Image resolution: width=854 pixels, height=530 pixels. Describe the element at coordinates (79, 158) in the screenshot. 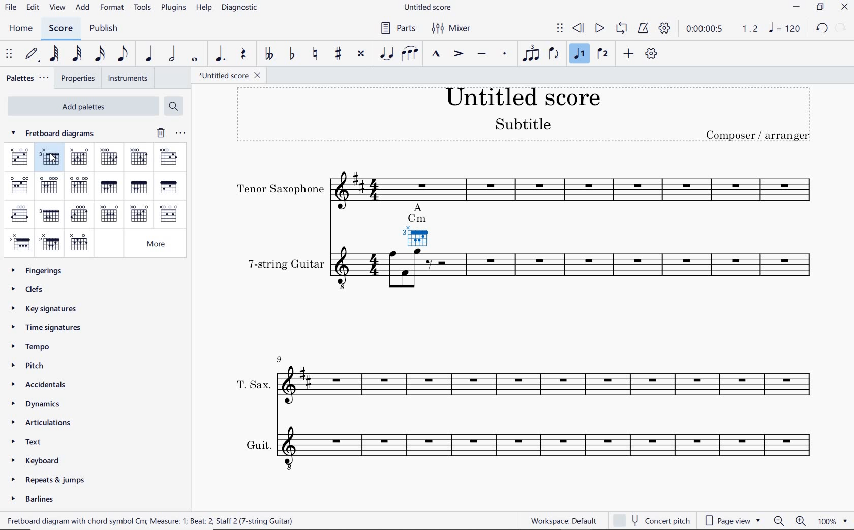

I see `C7` at that location.